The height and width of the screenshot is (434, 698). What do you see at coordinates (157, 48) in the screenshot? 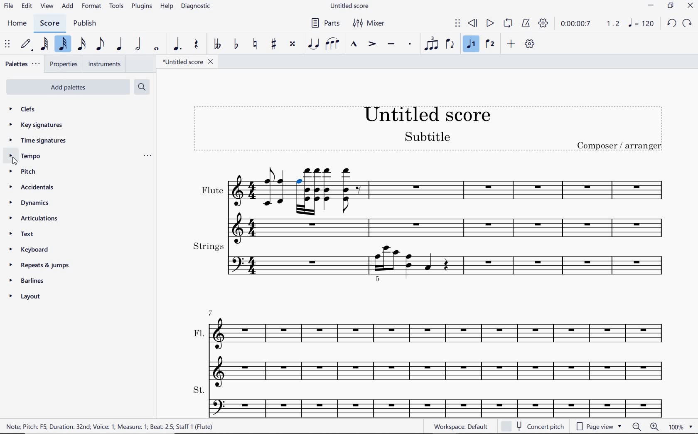
I see `WHOLE NOTE` at bounding box center [157, 48].